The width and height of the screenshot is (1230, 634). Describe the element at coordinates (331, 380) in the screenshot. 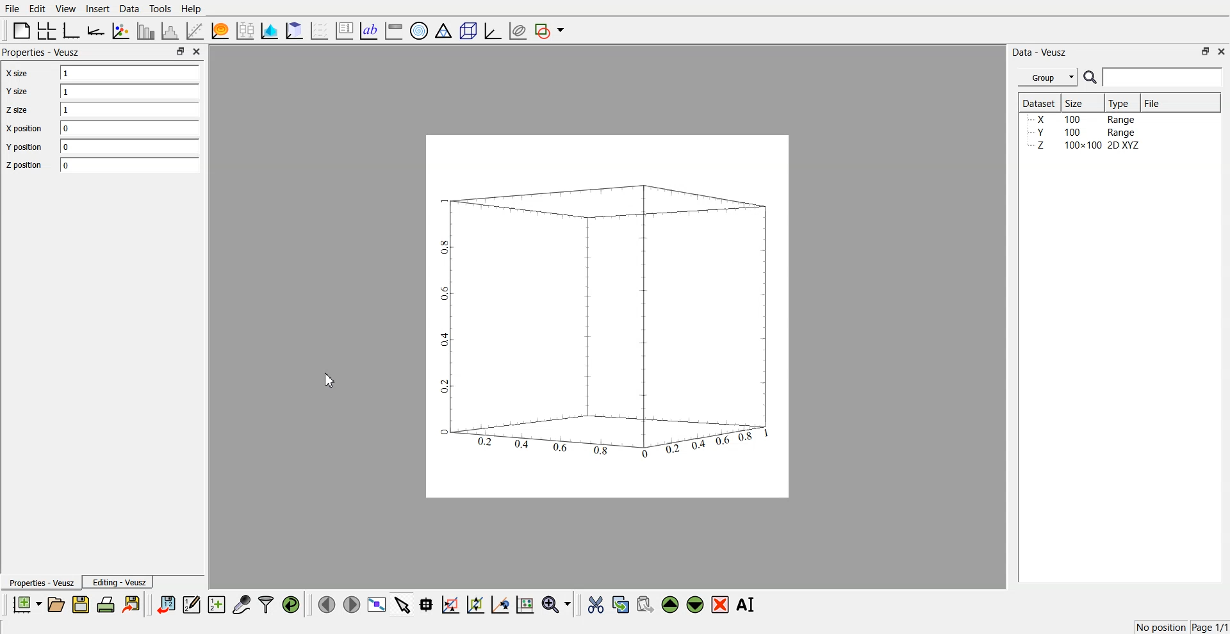

I see `Cursor` at that location.